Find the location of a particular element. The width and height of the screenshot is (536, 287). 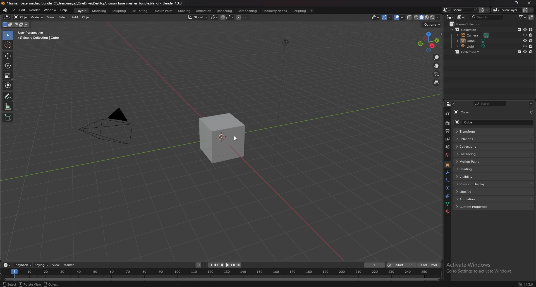

particles is located at coordinates (448, 181).